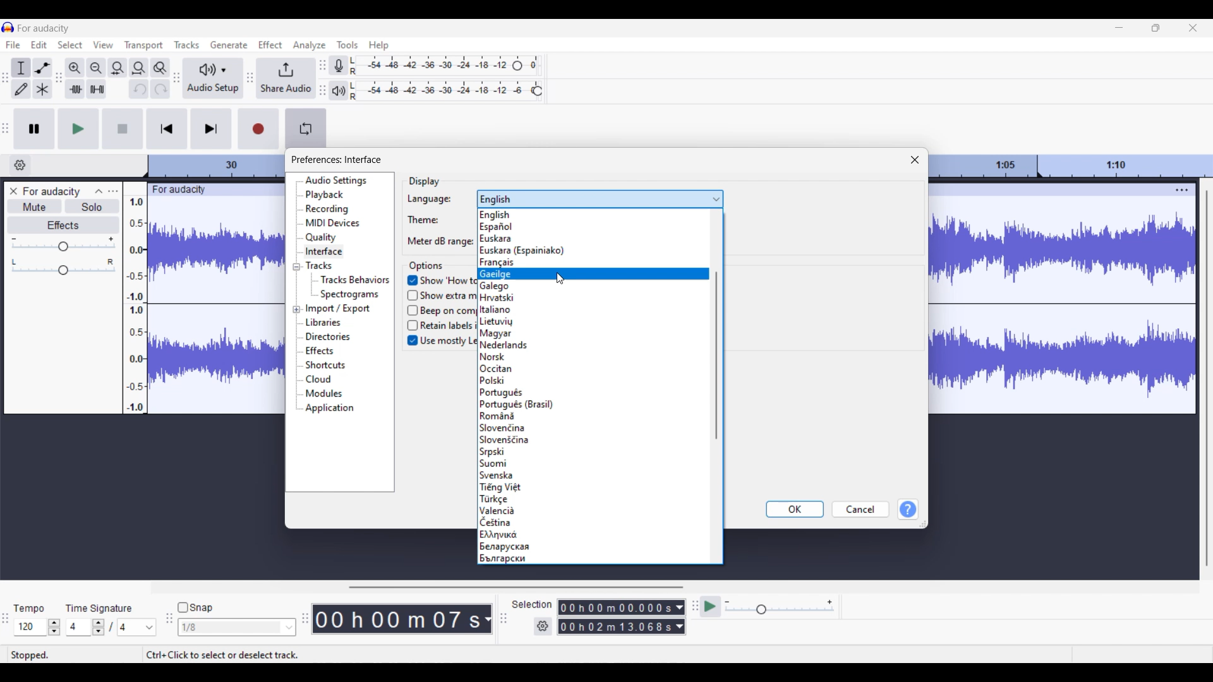  Describe the element at coordinates (505, 344) in the screenshot. I see `Nederlands` at that location.